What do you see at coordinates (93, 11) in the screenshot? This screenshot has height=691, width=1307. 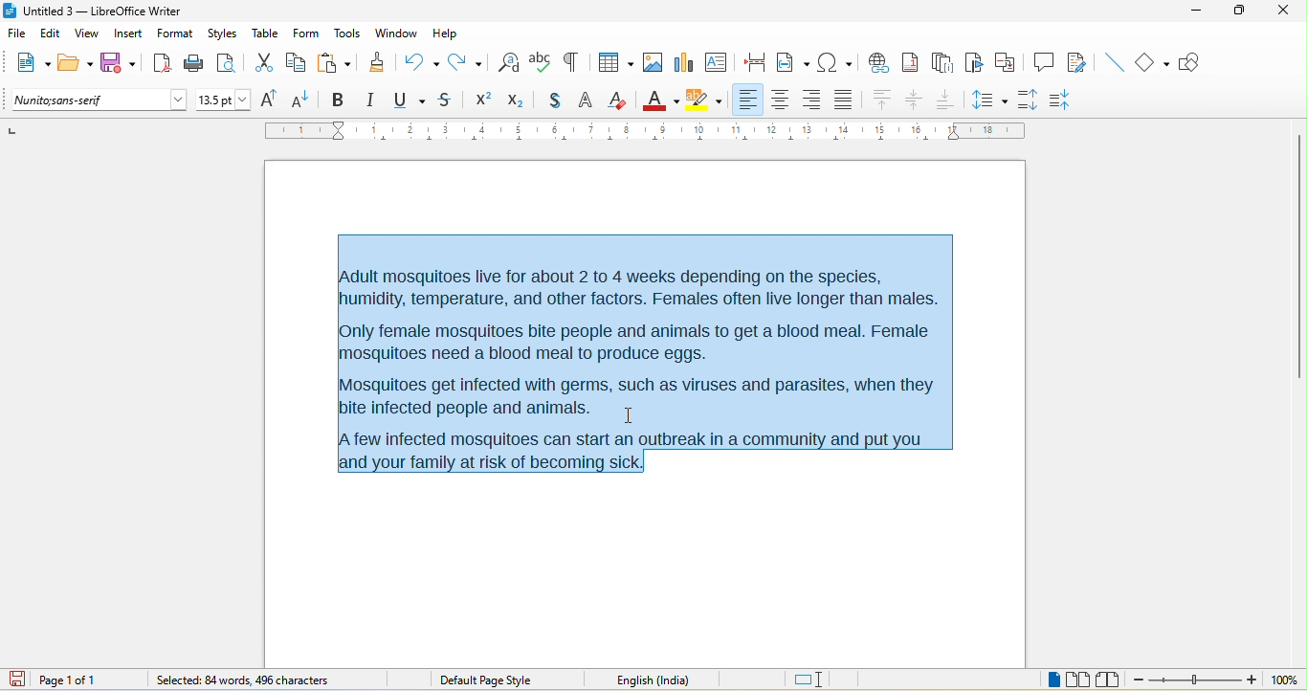 I see `title` at bounding box center [93, 11].